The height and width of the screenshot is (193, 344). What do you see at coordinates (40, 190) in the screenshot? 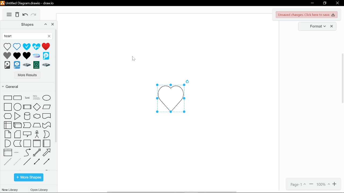
I see `open library` at bounding box center [40, 190].